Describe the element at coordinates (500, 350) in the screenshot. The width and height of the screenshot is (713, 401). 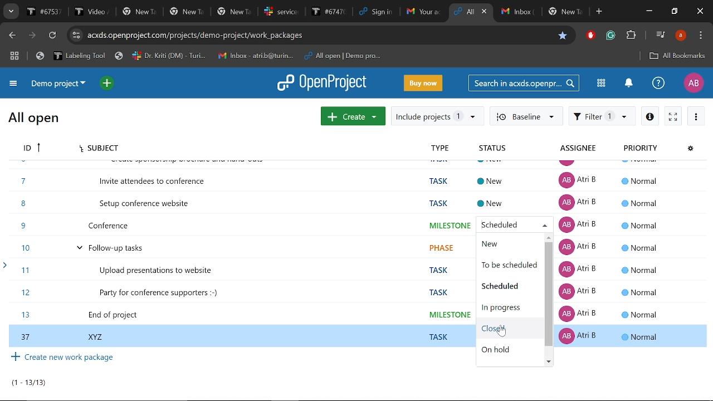
I see `Project status "On Hold"` at that location.